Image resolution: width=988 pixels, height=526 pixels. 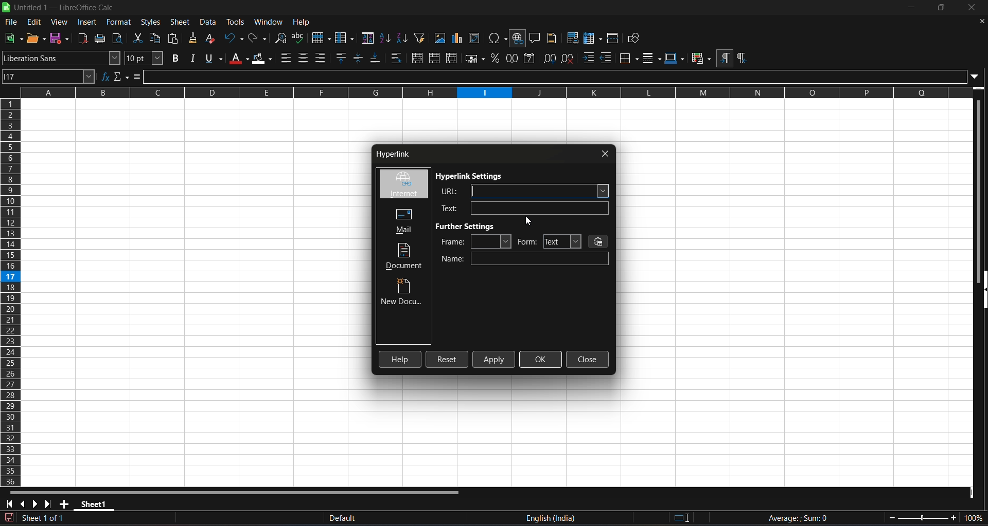 I want to click on formula, so click(x=137, y=76).